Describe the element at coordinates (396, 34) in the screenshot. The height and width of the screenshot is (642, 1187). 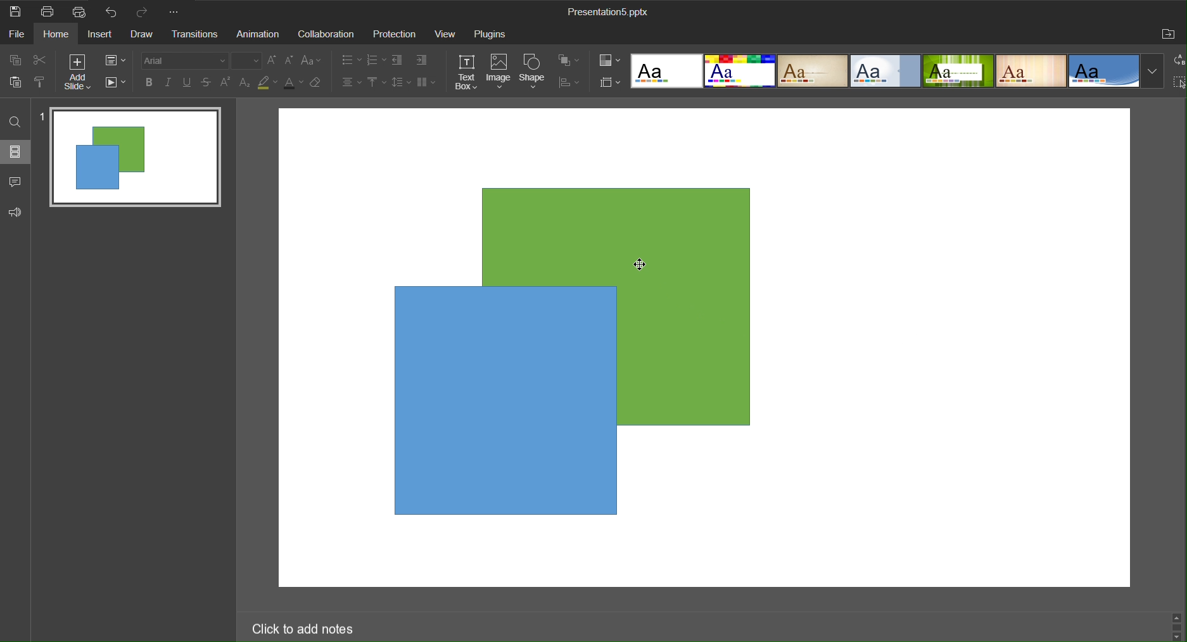
I see `Protection` at that location.